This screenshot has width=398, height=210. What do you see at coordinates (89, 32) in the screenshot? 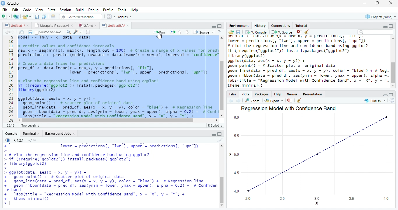
I see `Pages` at bounding box center [89, 32].